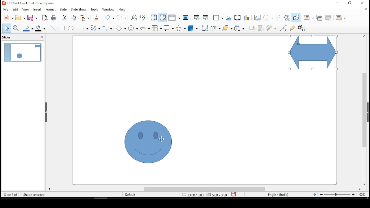  I want to click on delete slide, so click(329, 18).